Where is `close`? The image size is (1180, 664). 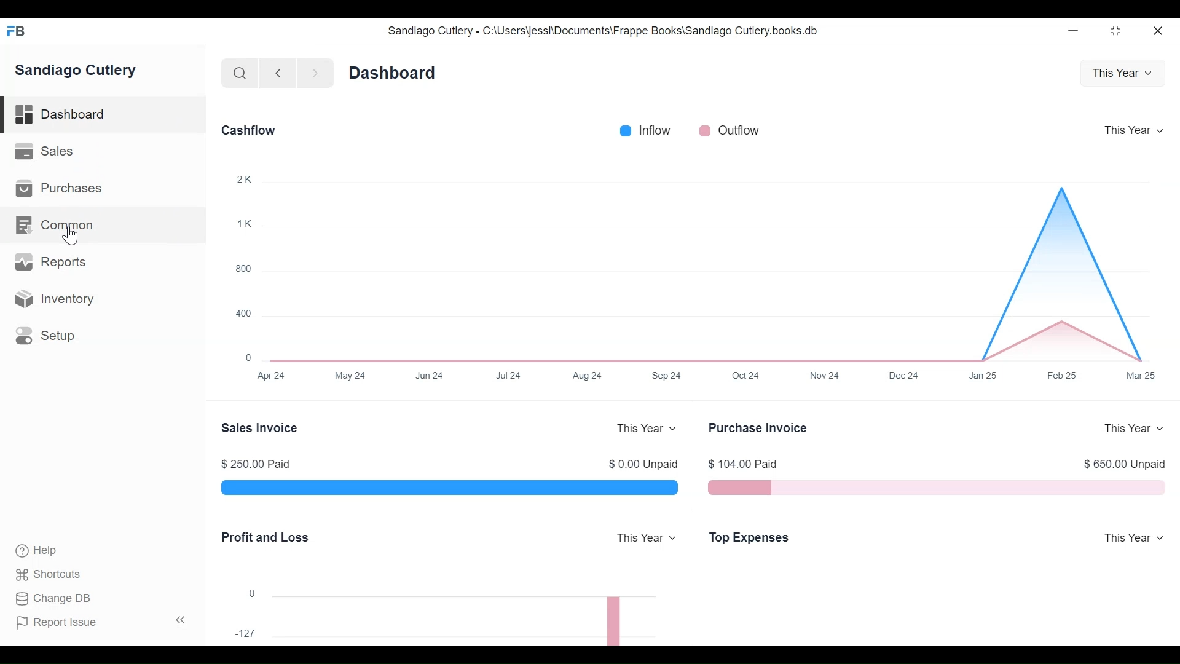
close is located at coordinates (1162, 30).